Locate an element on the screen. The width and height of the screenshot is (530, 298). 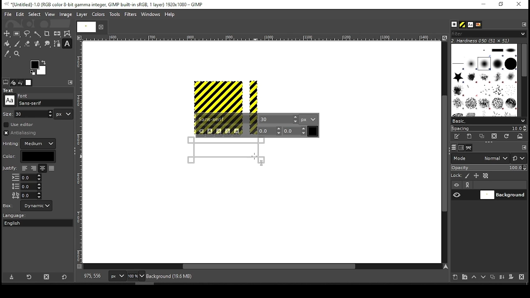
color is located at coordinates (29, 156).